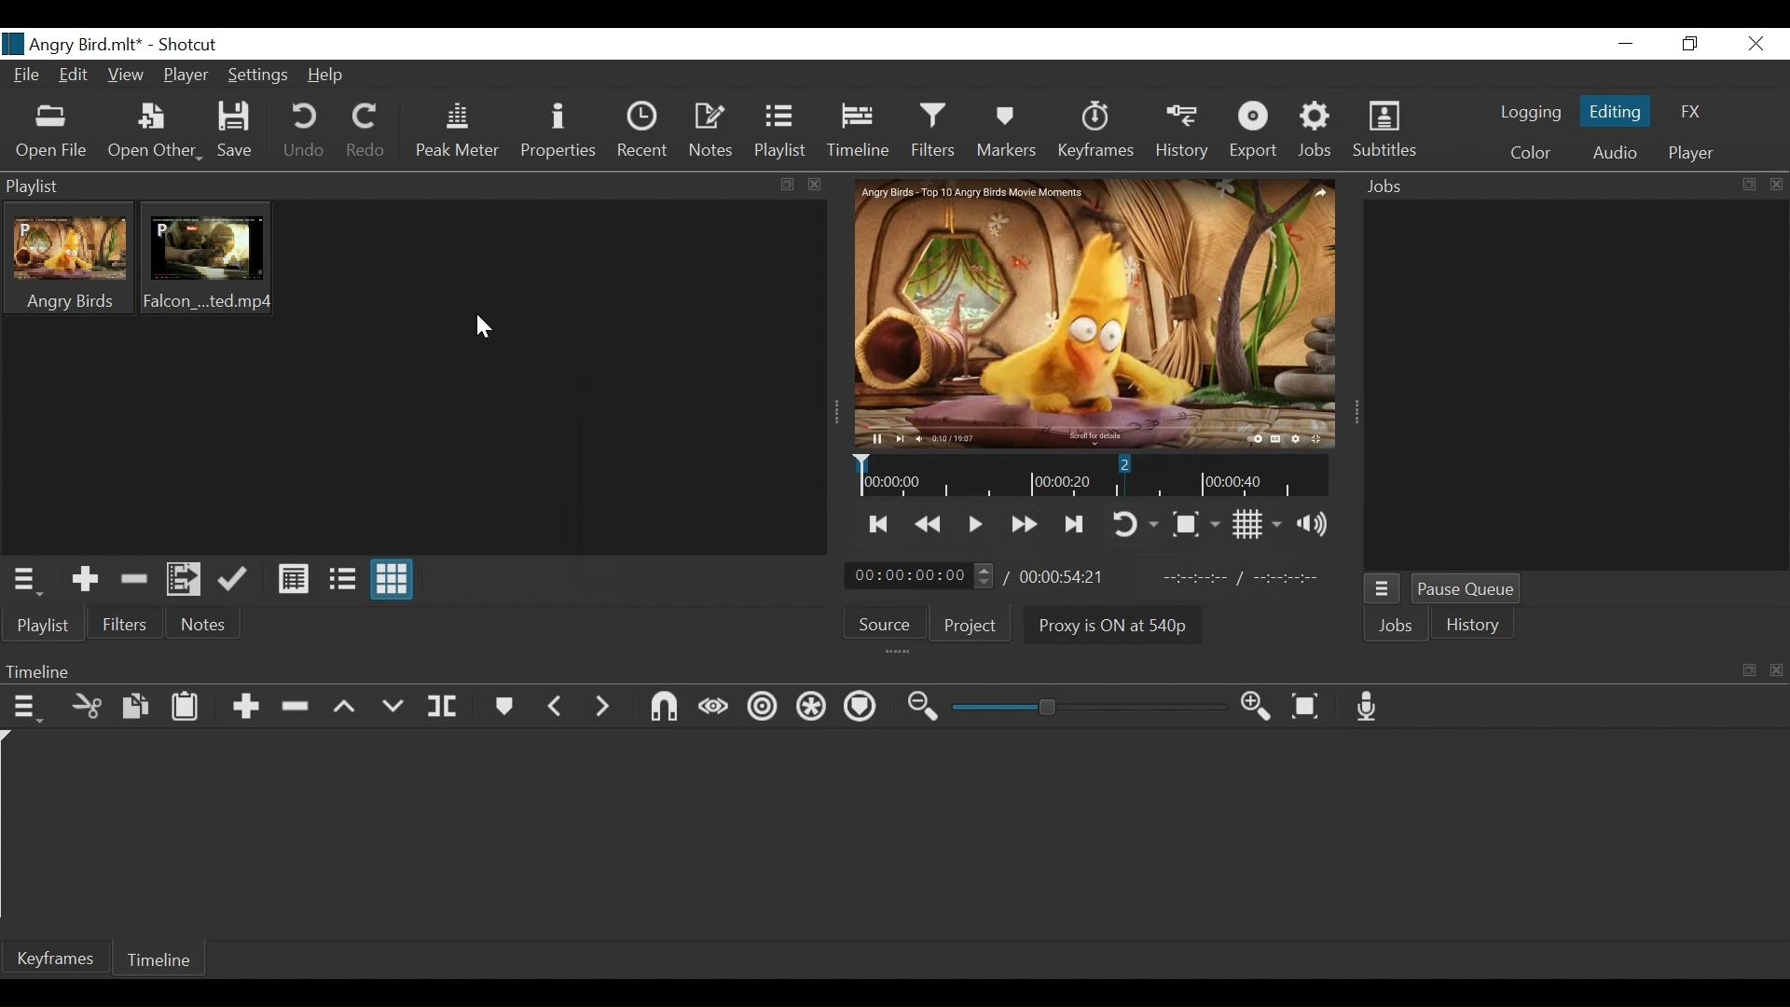 Image resolution: width=1790 pixels, height=1007 pixels. What do you see at coordinates (183, 579) in the screenshot?
I see `Add files to the playlist` at bounding box center [183, 579].